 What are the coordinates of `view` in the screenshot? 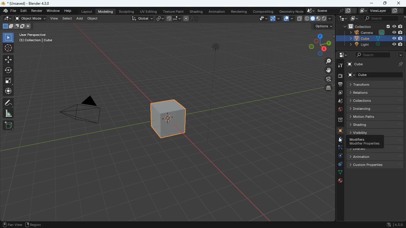 It's located at (55, 19).